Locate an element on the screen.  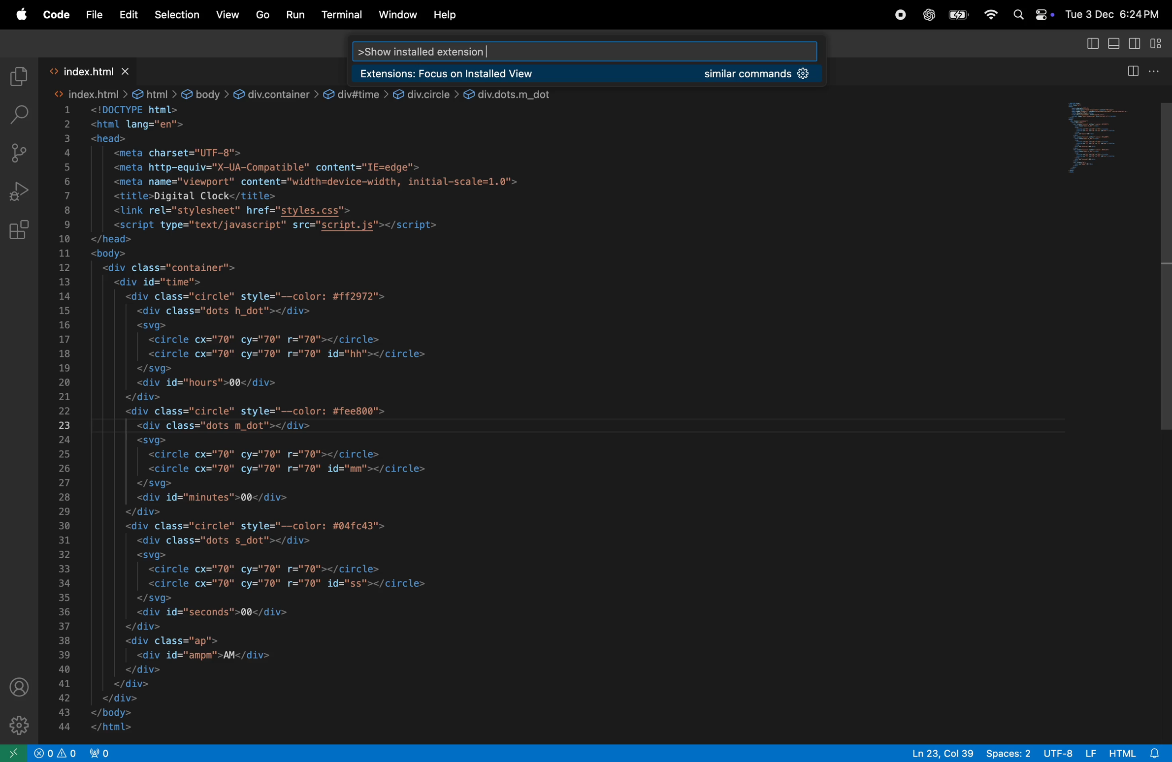
preview window is located at coordinates (1088, 139).